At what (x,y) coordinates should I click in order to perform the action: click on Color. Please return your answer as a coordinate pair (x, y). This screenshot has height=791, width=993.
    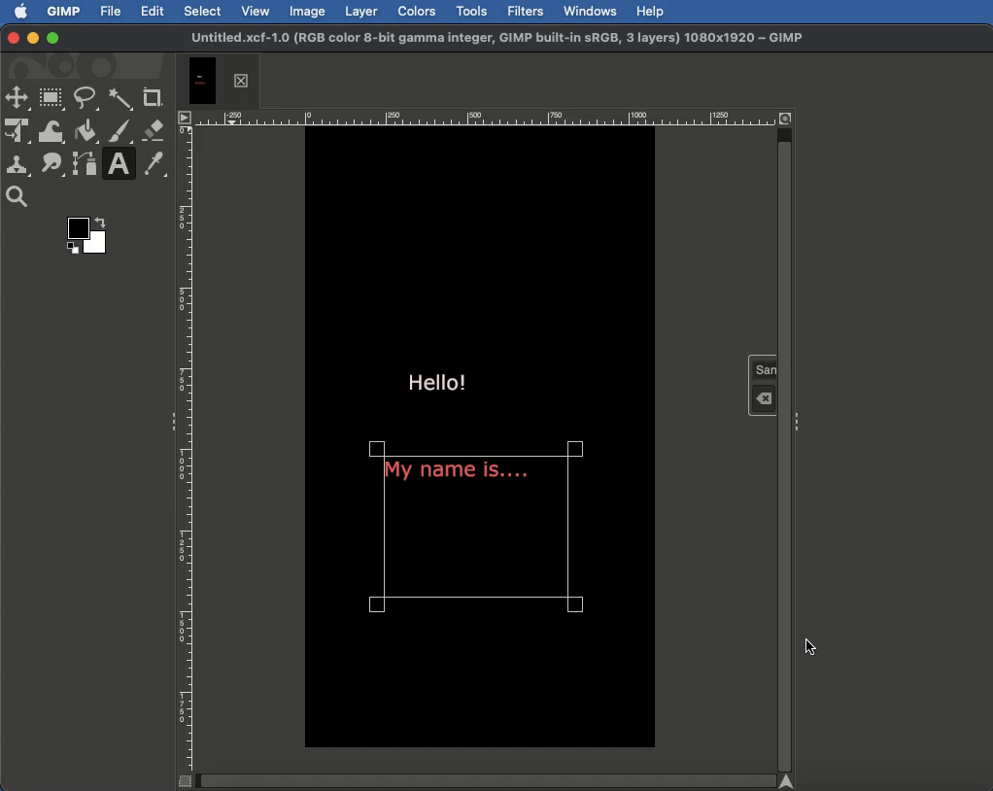
    Looking at the image, I should click on (86, 235).